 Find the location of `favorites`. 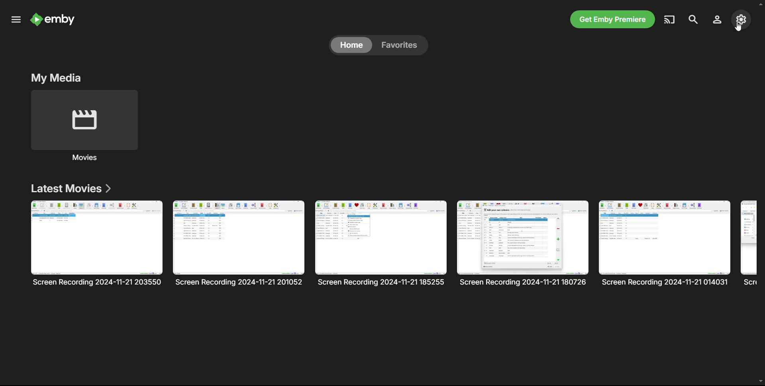

favorites is located at coordinates (400, 45).